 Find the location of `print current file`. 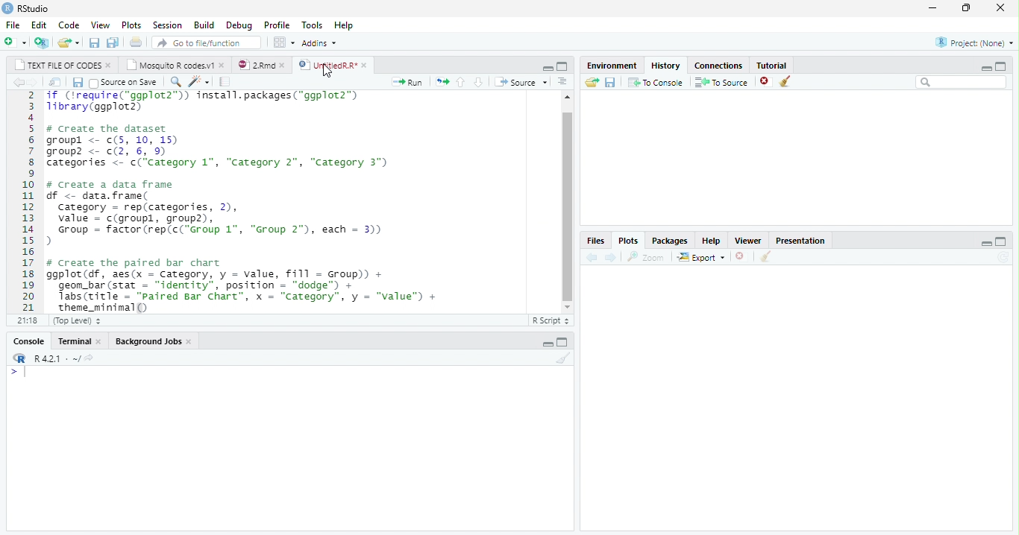

print current file is located at coordinates (138, 42).